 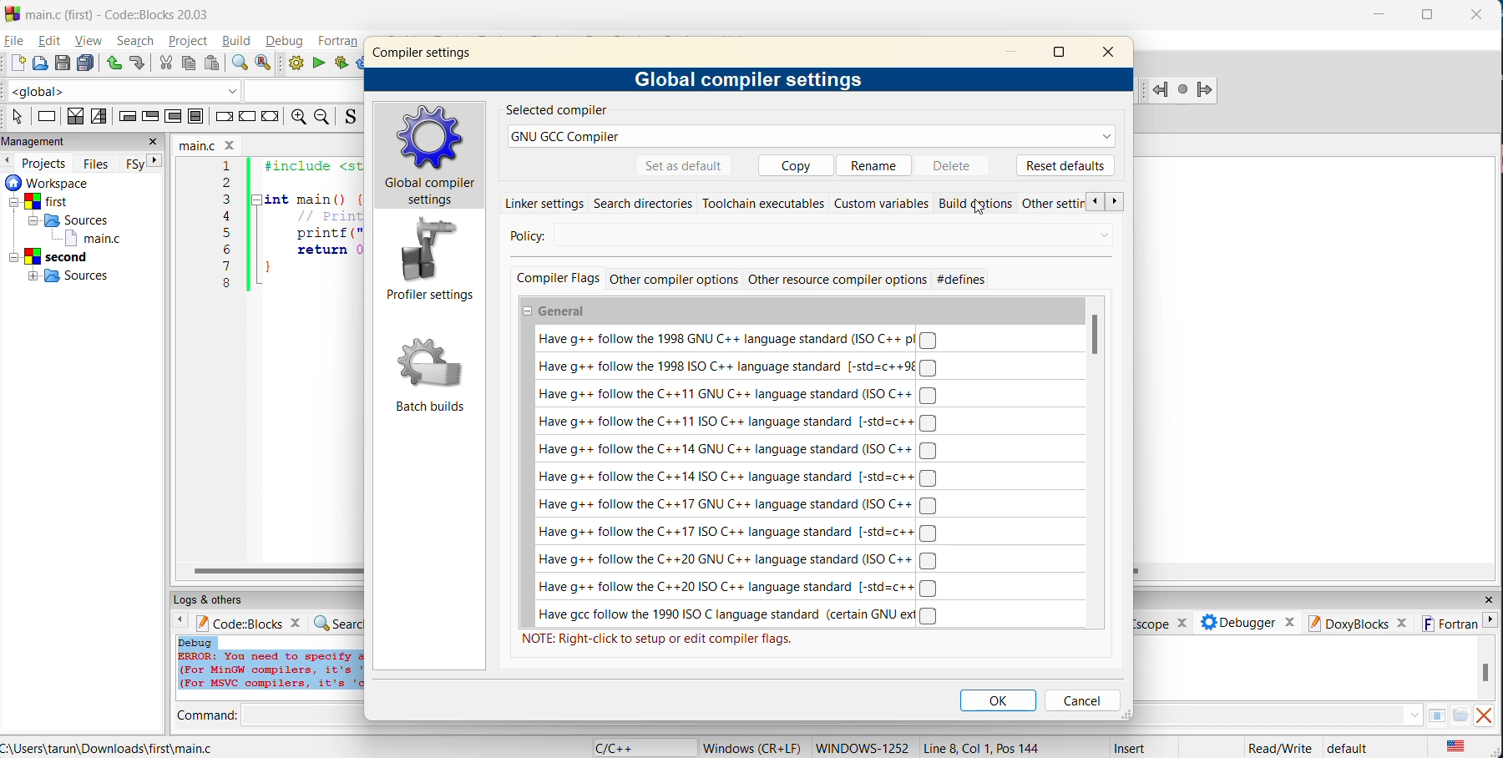 I want to click on open, so click(x=40, y=64).